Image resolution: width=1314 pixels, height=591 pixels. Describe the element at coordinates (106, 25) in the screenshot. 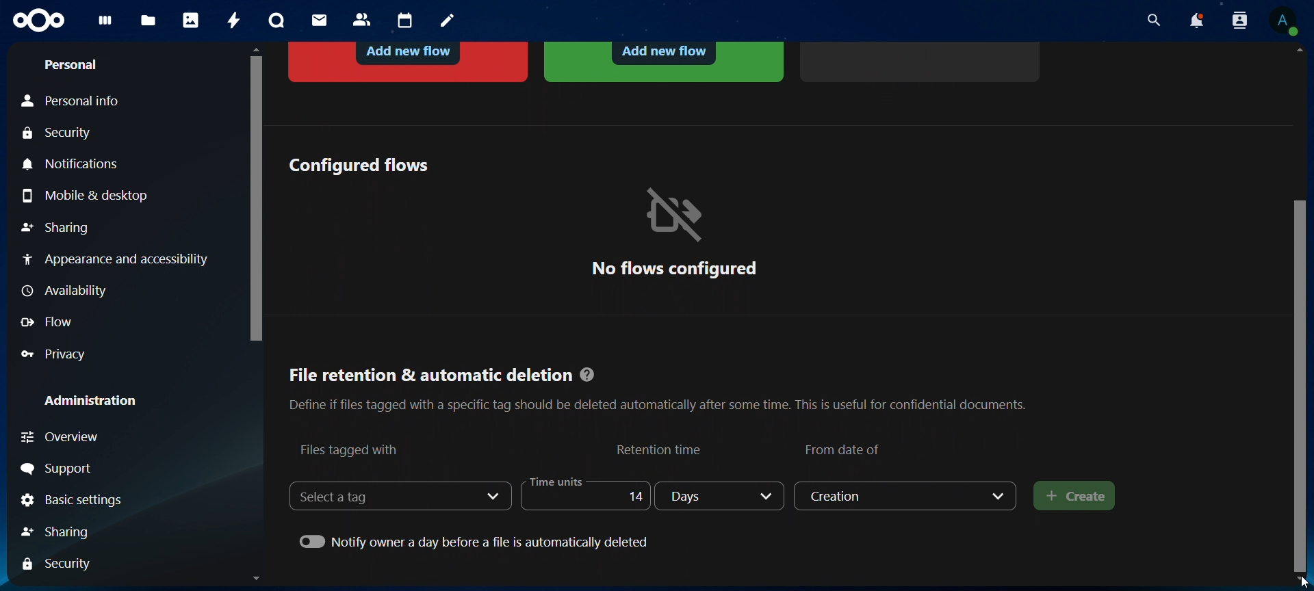

I see `dashboard` at that location.